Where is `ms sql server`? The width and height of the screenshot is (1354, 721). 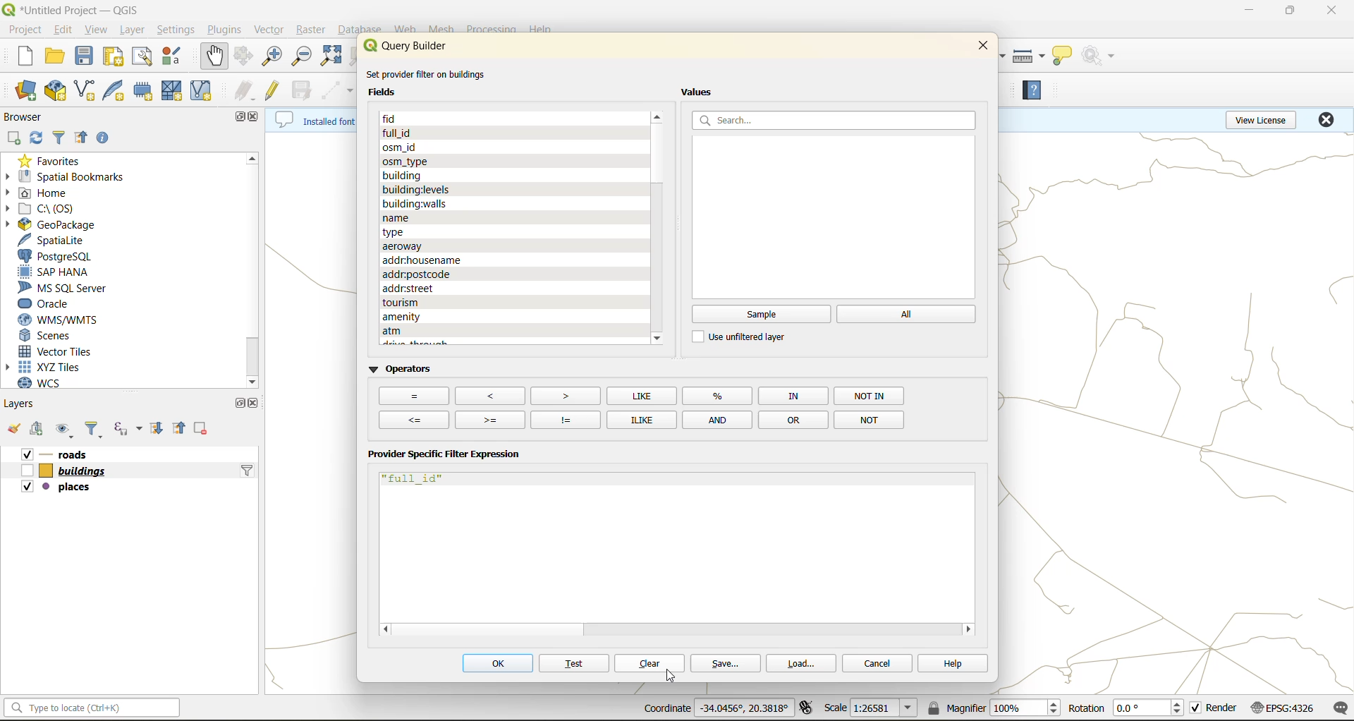 ms sql server is located at coordinates (66, 286).